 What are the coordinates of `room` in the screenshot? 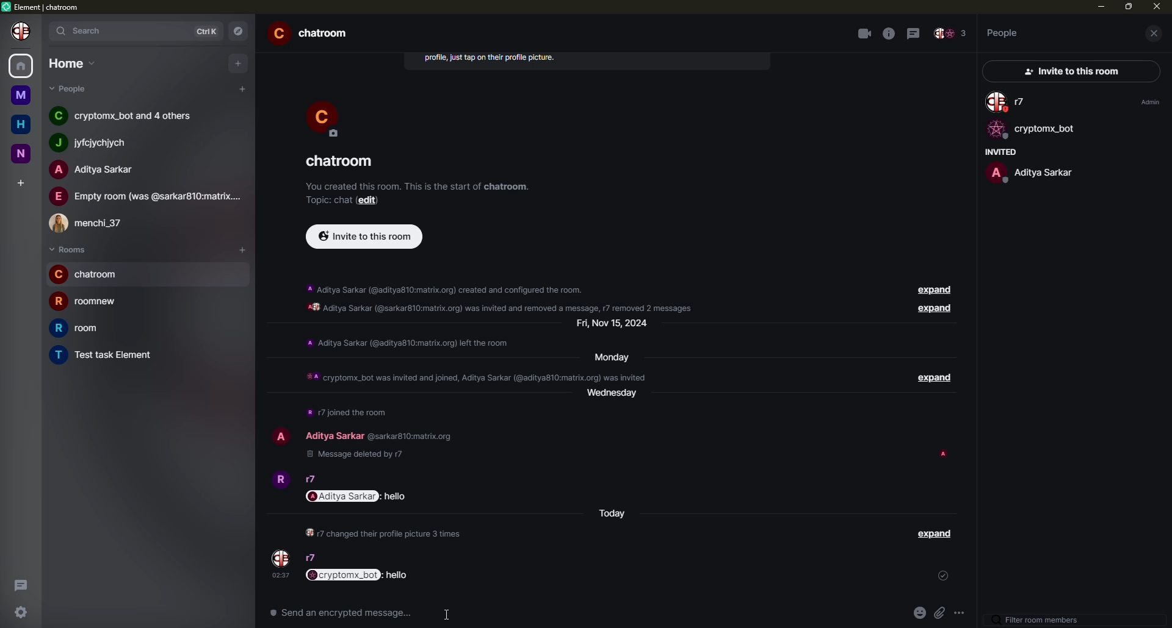 It's located at (87, 300).